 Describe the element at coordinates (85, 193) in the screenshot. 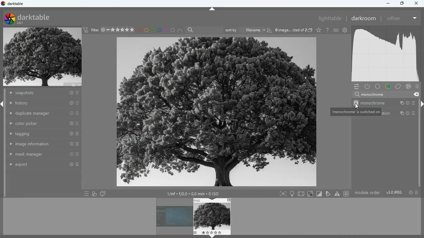

I see `menu` at that location.